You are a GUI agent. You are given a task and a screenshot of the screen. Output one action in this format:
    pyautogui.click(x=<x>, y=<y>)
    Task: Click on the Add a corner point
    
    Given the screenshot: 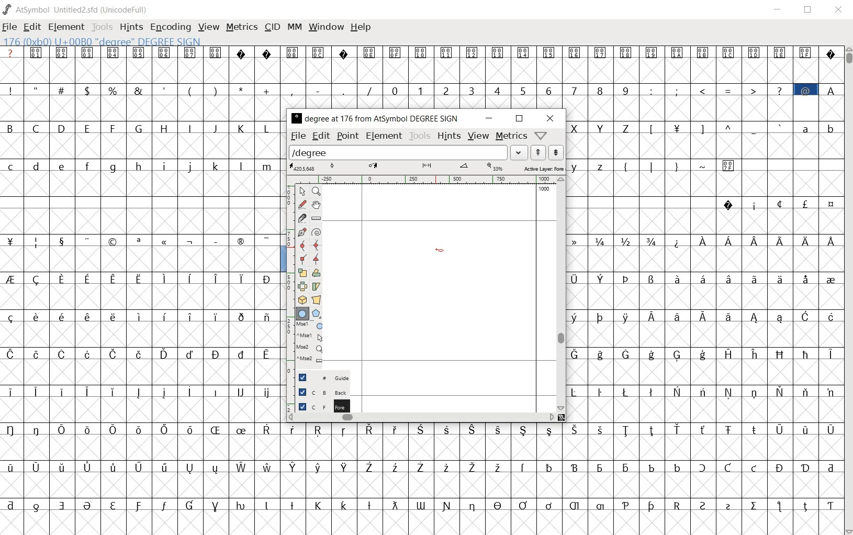 What is the action you would take?
    pyautogui.click(x=302, y=260)
    